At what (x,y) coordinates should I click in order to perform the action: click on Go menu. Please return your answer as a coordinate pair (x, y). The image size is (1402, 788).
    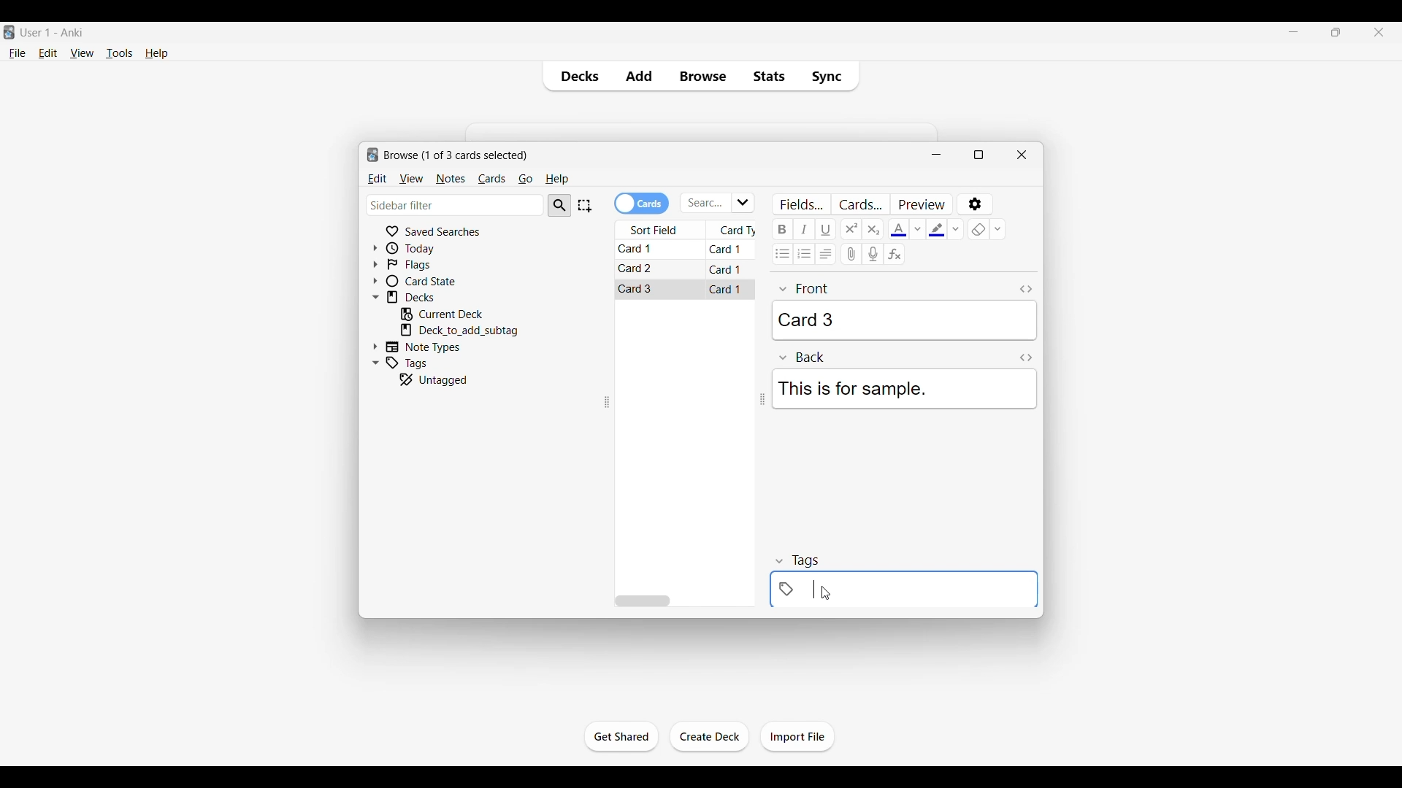
    Looking at the image, I should click on (525, 179).